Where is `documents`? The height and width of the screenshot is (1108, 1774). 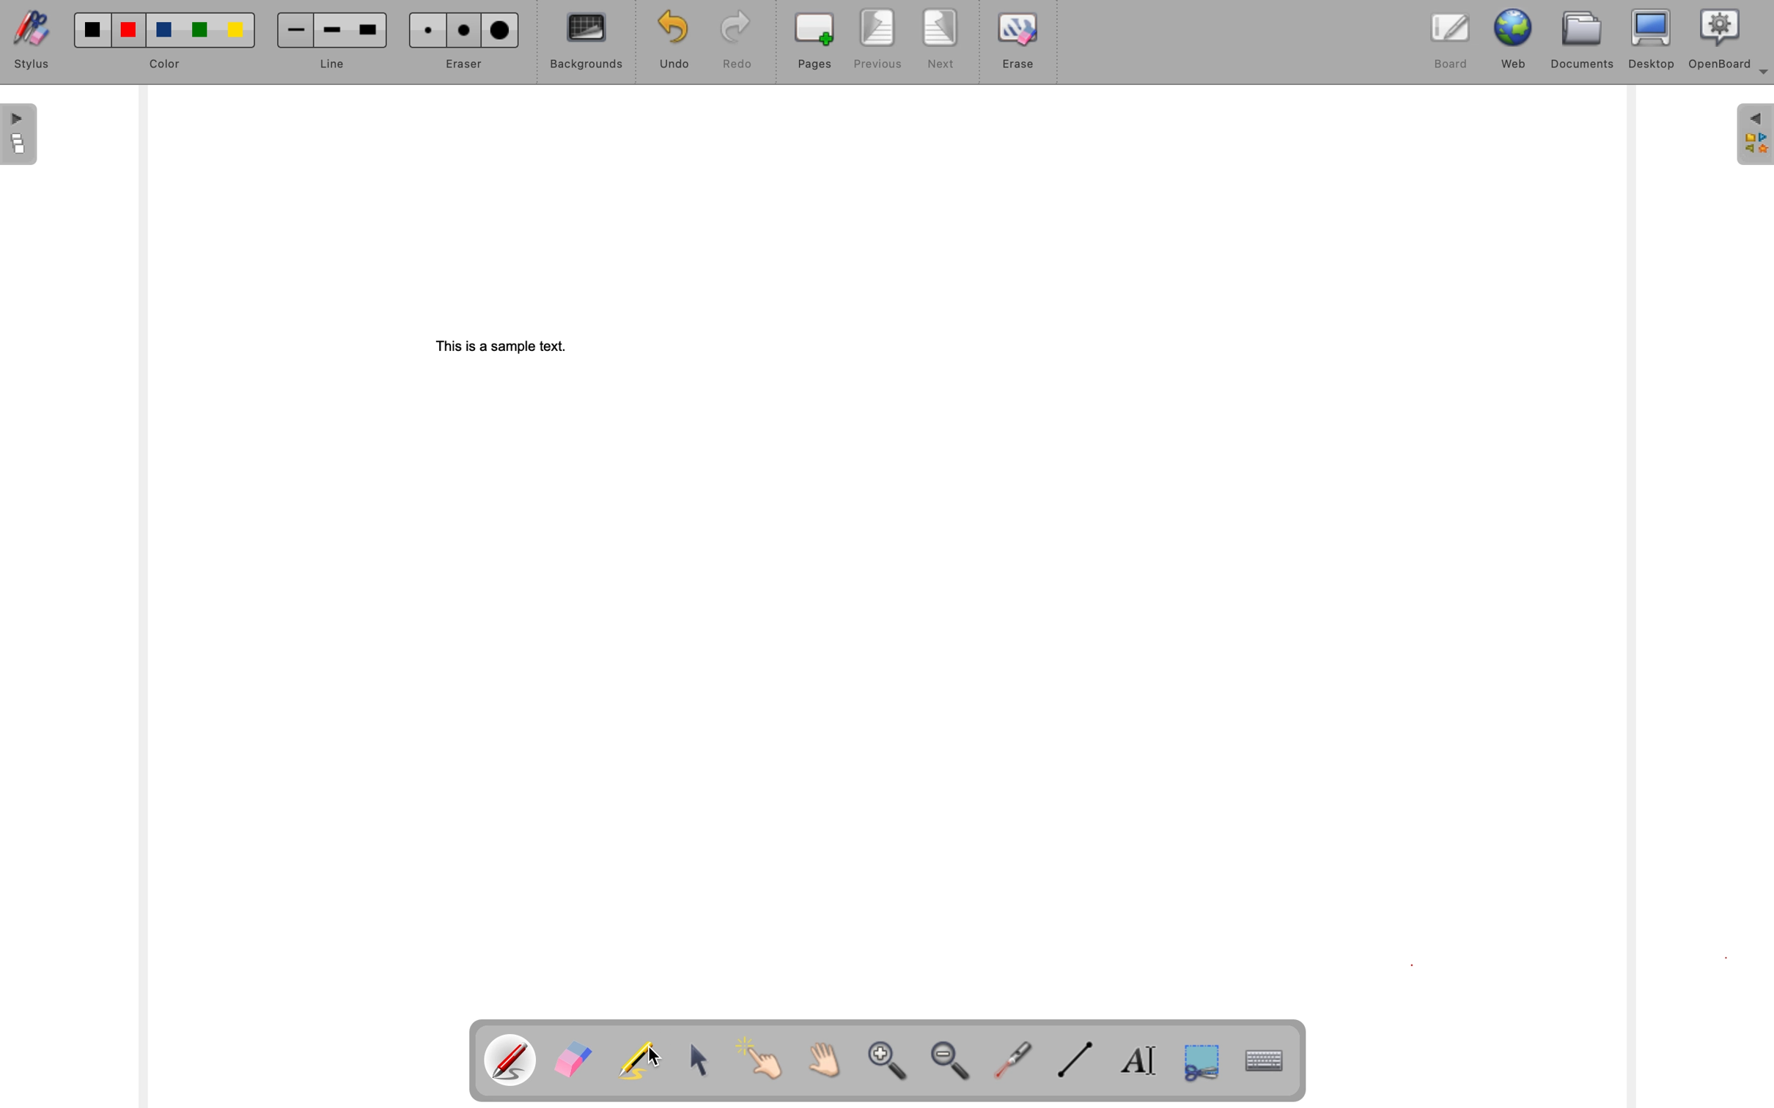 documents is located at coordinates (1583, 43).